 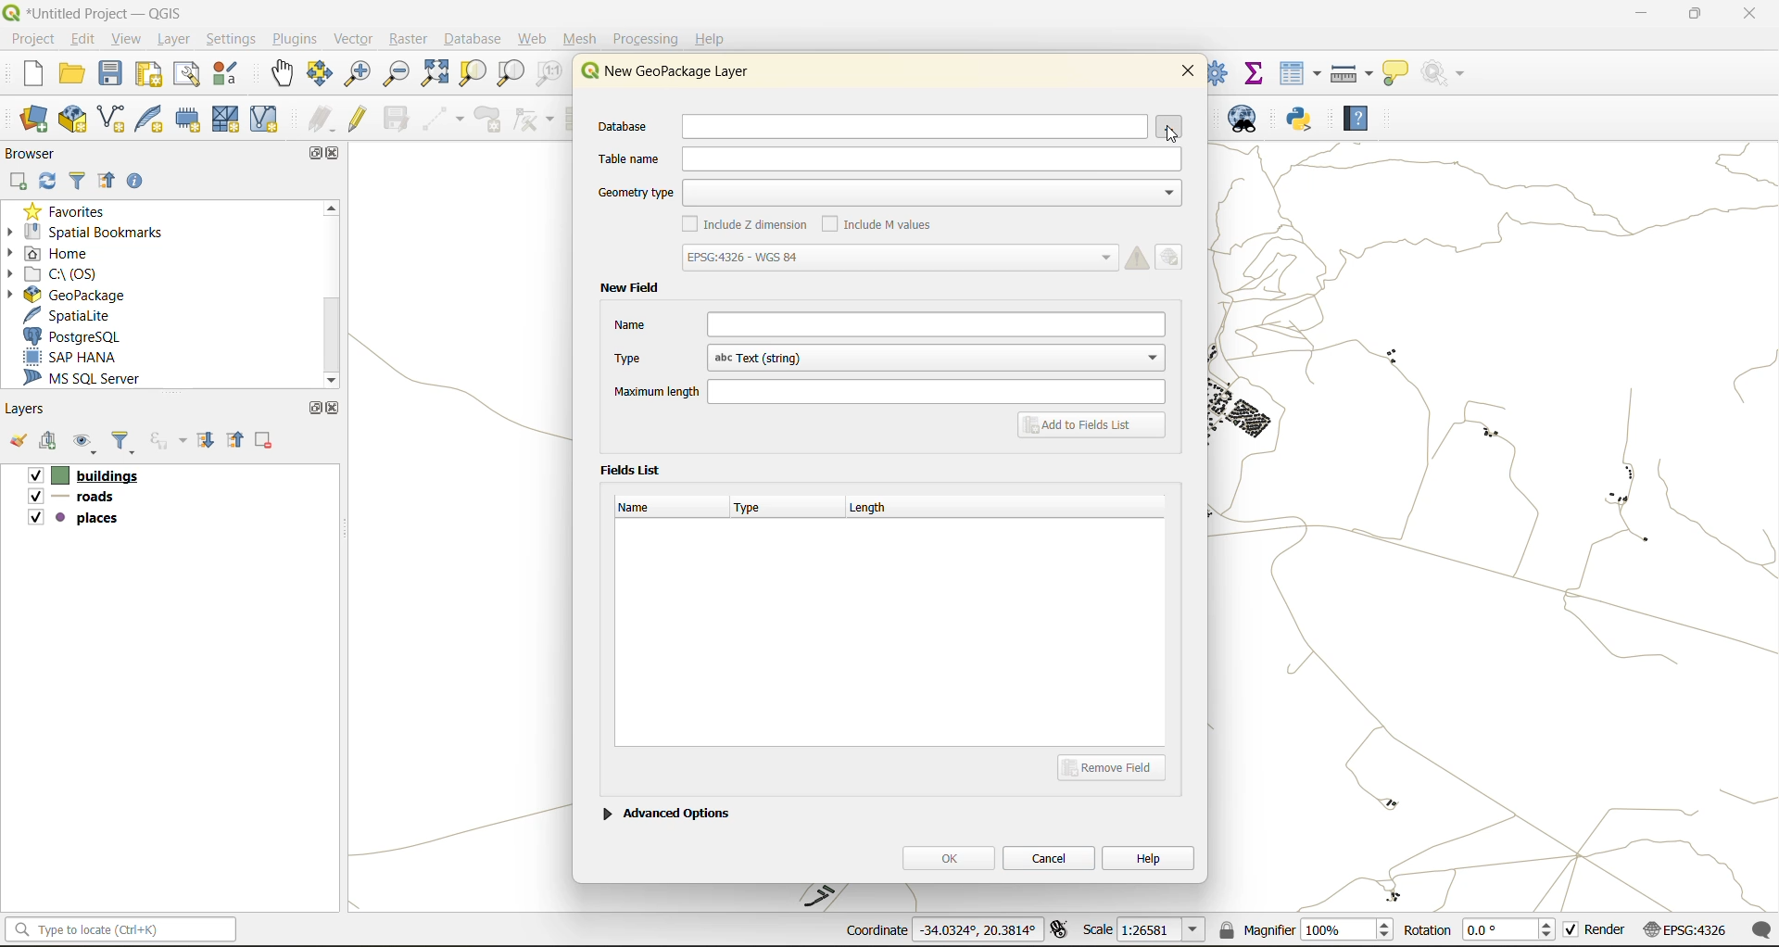 What do you see at coordinates (549, 76) in the screenshot?
I see `zoom native` at bounding box center [549, 76].